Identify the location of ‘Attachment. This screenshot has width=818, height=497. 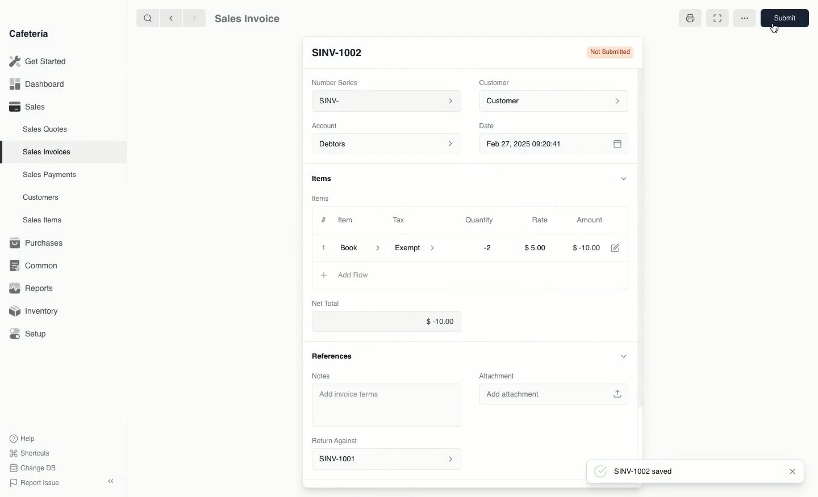
(500, 375).